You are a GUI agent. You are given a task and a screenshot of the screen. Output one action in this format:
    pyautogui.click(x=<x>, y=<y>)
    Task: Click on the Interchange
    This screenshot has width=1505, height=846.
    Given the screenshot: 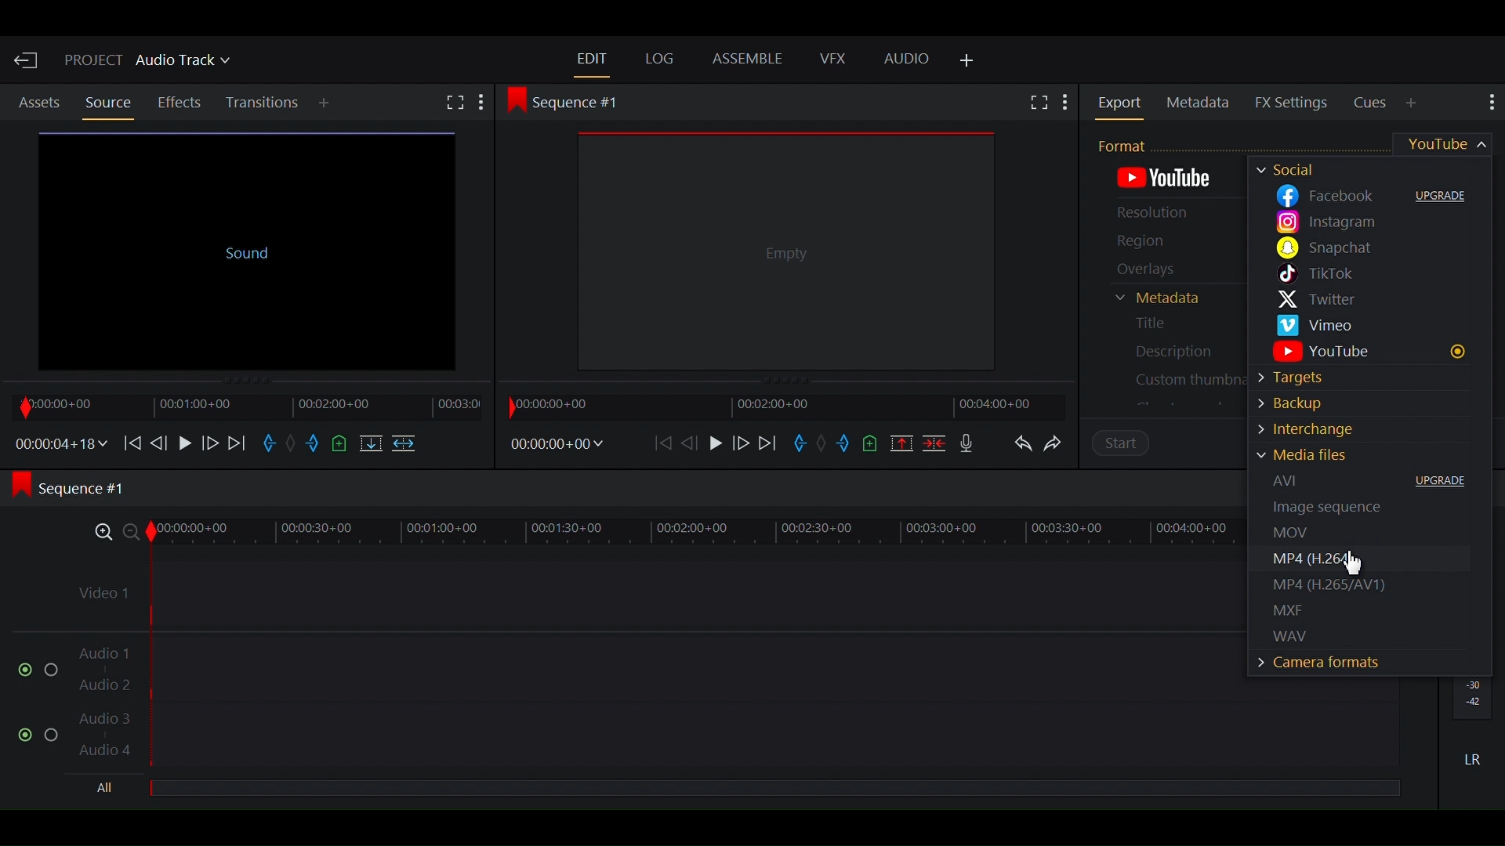 What is the action you would take?
    pyautogui.click(x=1366, y=431)
    